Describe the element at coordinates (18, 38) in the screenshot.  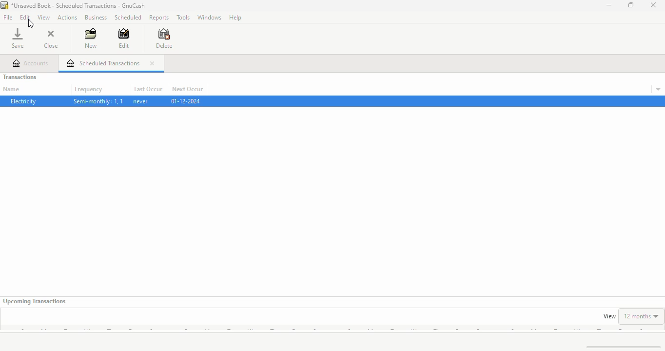
I see `save` at that location.